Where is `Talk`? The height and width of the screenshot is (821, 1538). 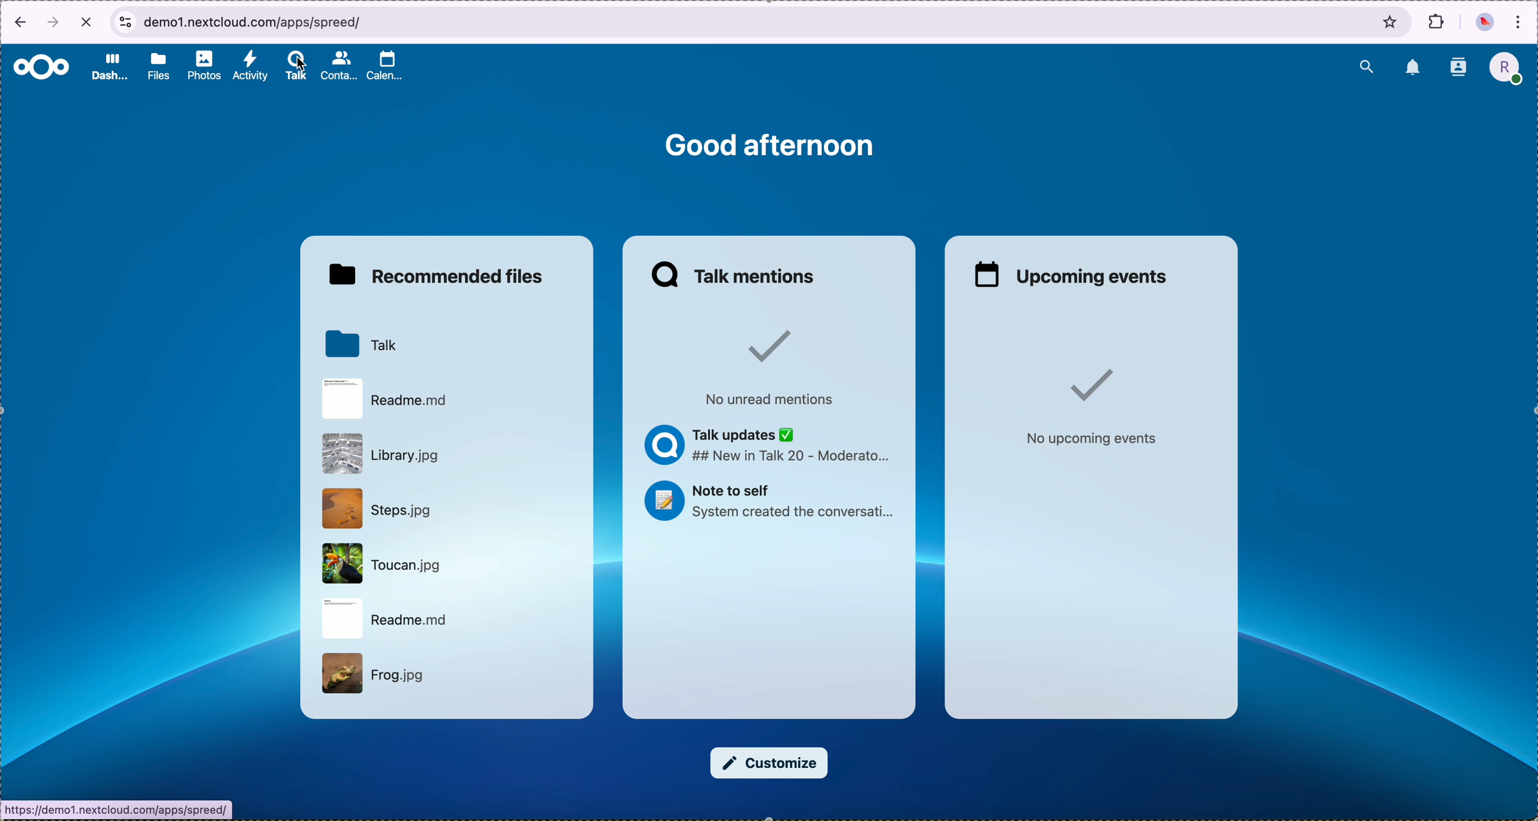 Talk is located at coordinates (442, 340).